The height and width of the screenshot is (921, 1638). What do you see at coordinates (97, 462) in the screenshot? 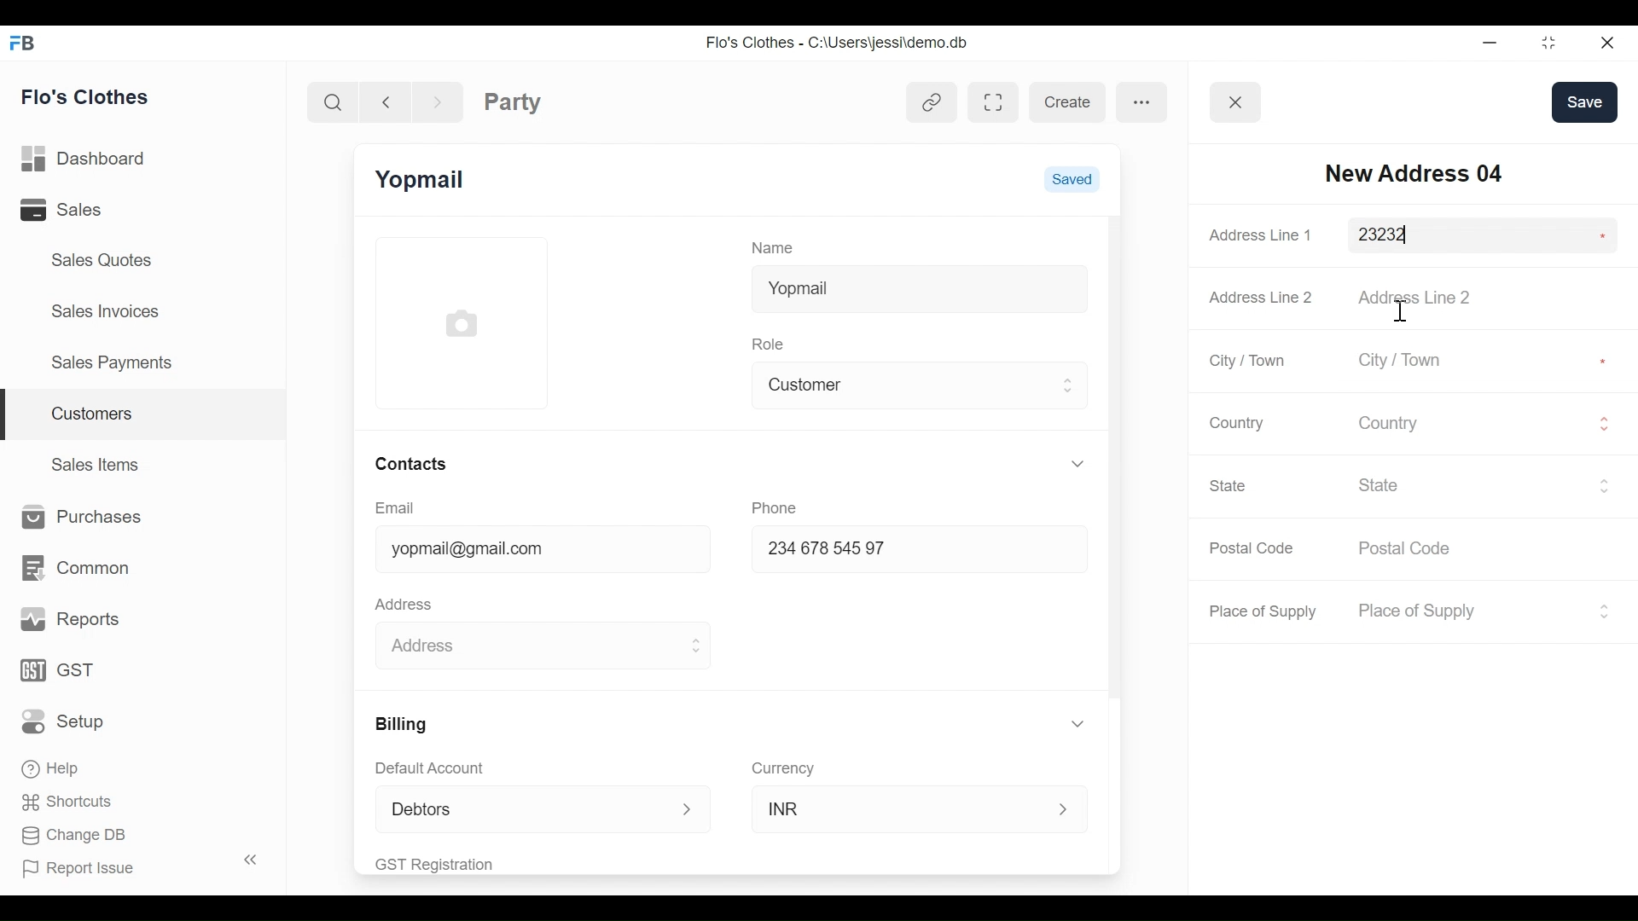
I see `Sales Items` at bounding box center [97, 462].